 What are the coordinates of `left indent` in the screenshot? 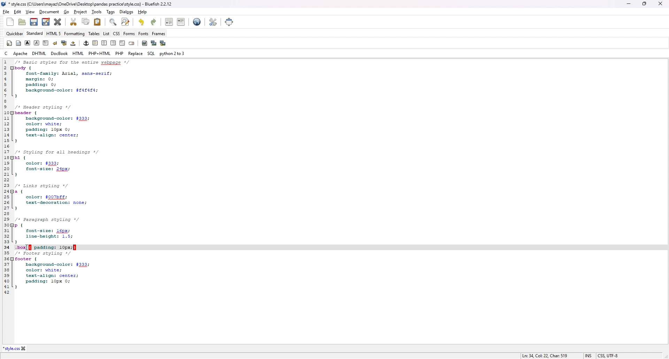 It's located at (113, 43).